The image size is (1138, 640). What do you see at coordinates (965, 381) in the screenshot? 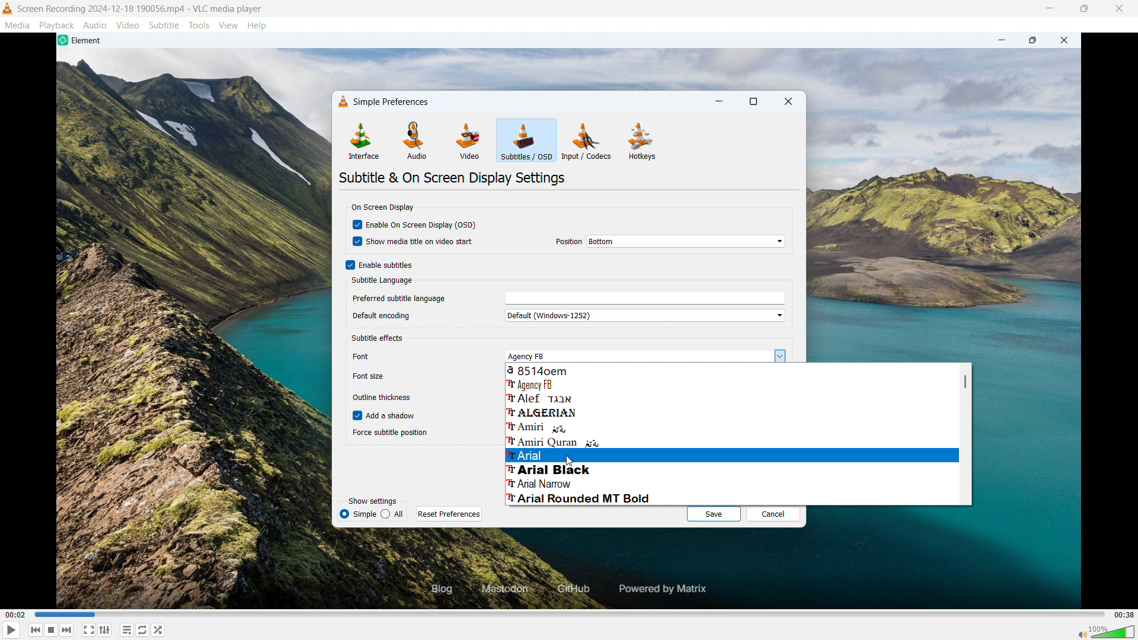
I see `scrollbar` at bounding box center [965, 381].